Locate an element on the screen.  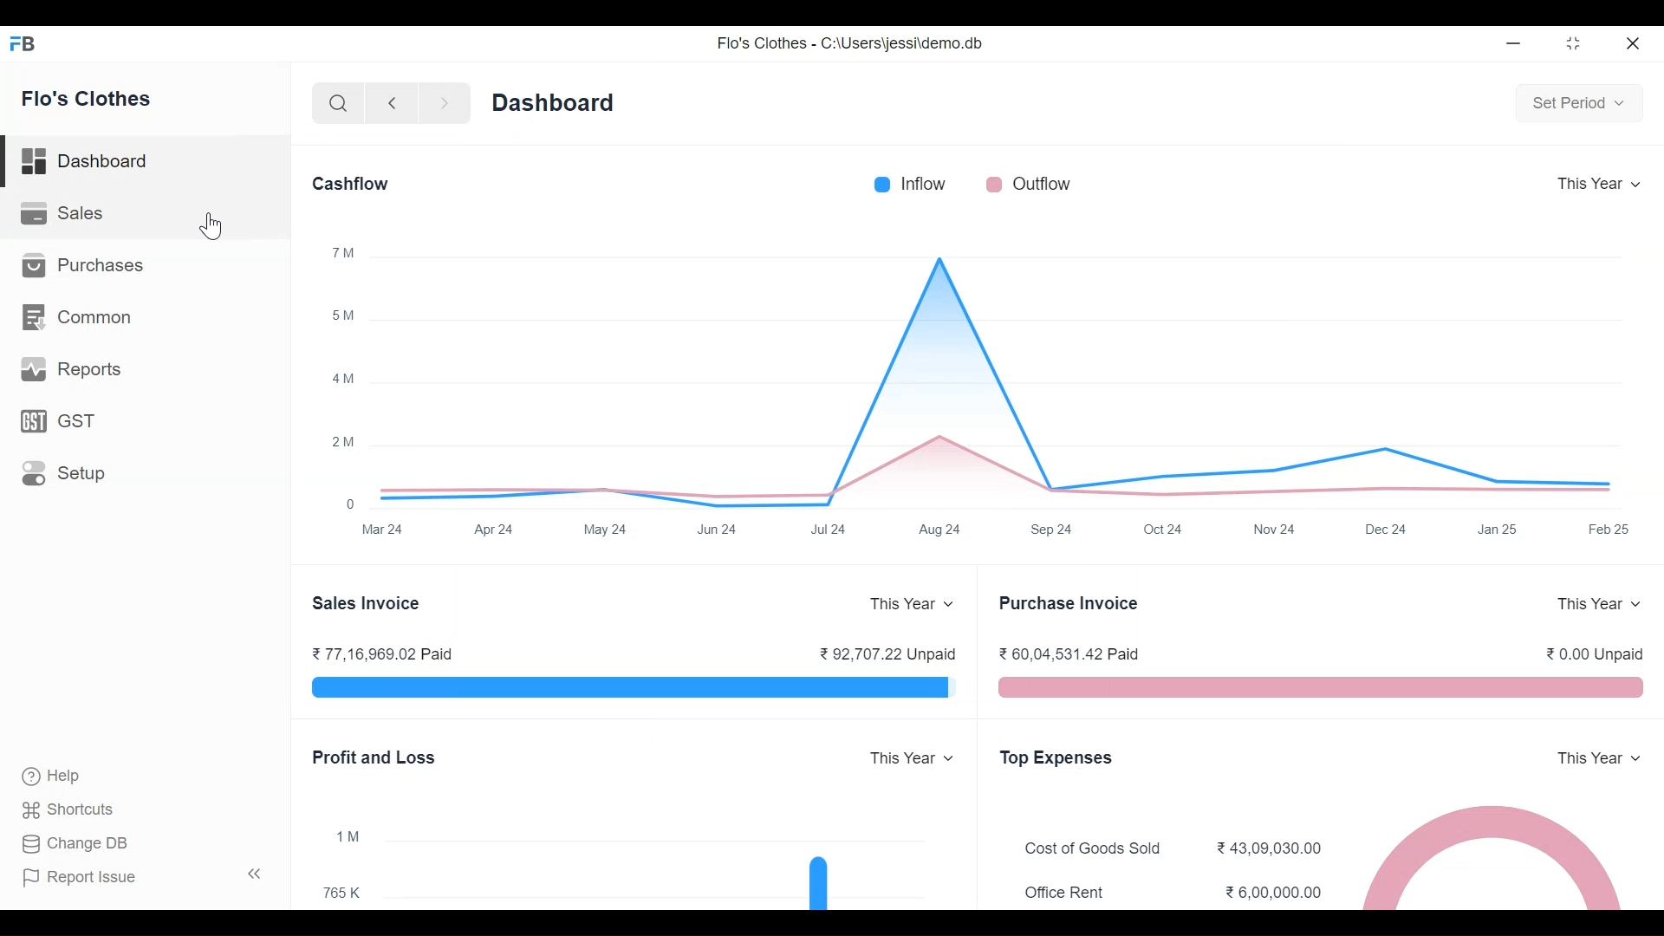
2M is located at coordinates (345, 443).